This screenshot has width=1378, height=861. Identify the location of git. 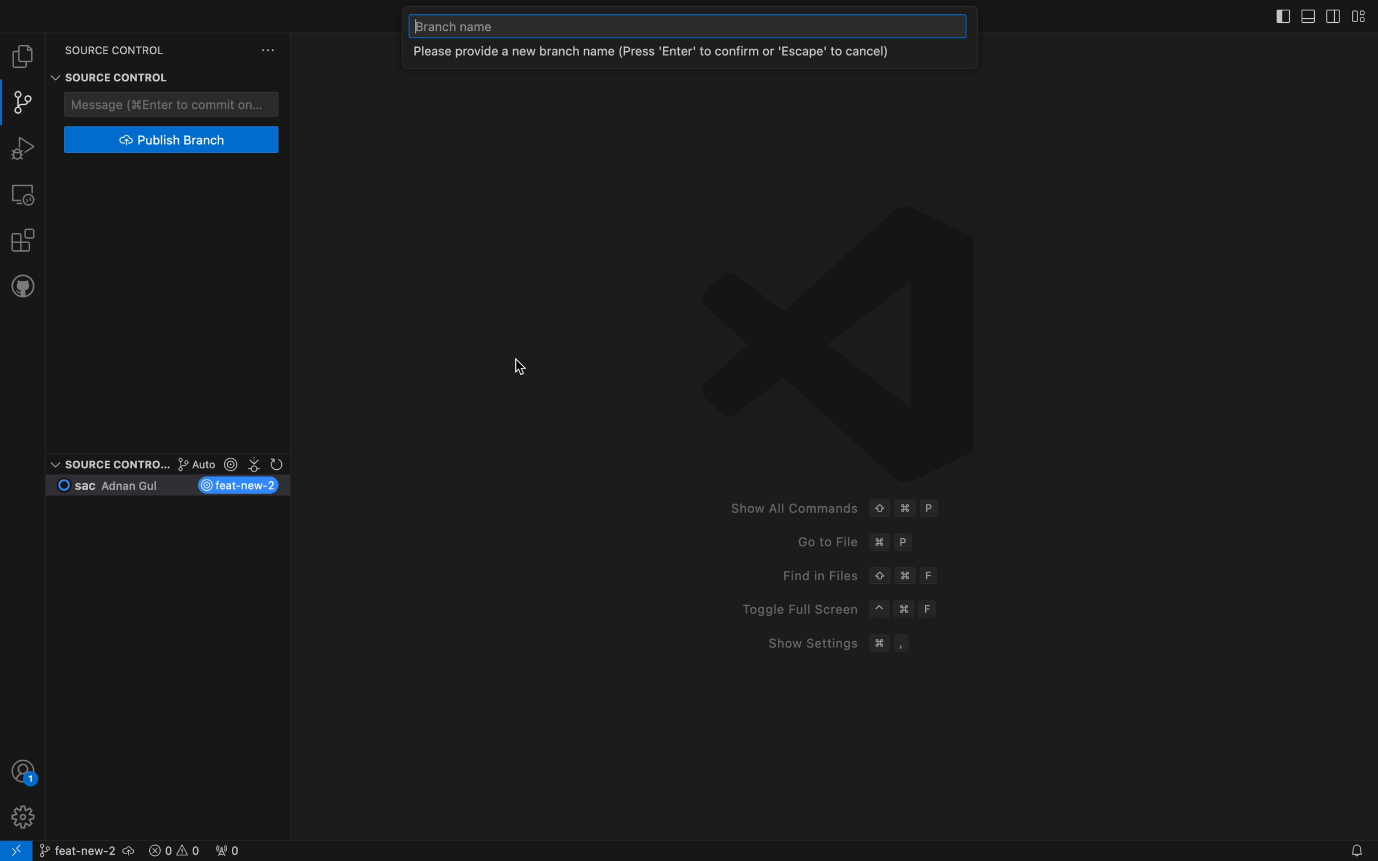
(25, 102).